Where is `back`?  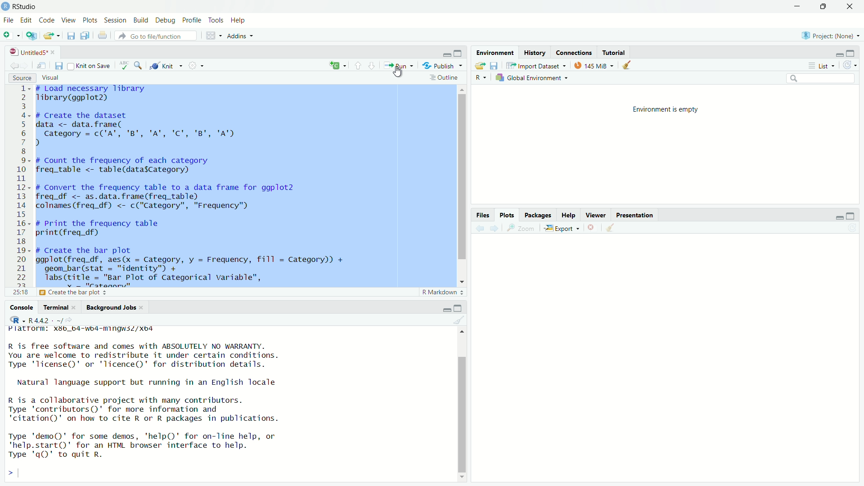
back is located at coordinates (482, 229).